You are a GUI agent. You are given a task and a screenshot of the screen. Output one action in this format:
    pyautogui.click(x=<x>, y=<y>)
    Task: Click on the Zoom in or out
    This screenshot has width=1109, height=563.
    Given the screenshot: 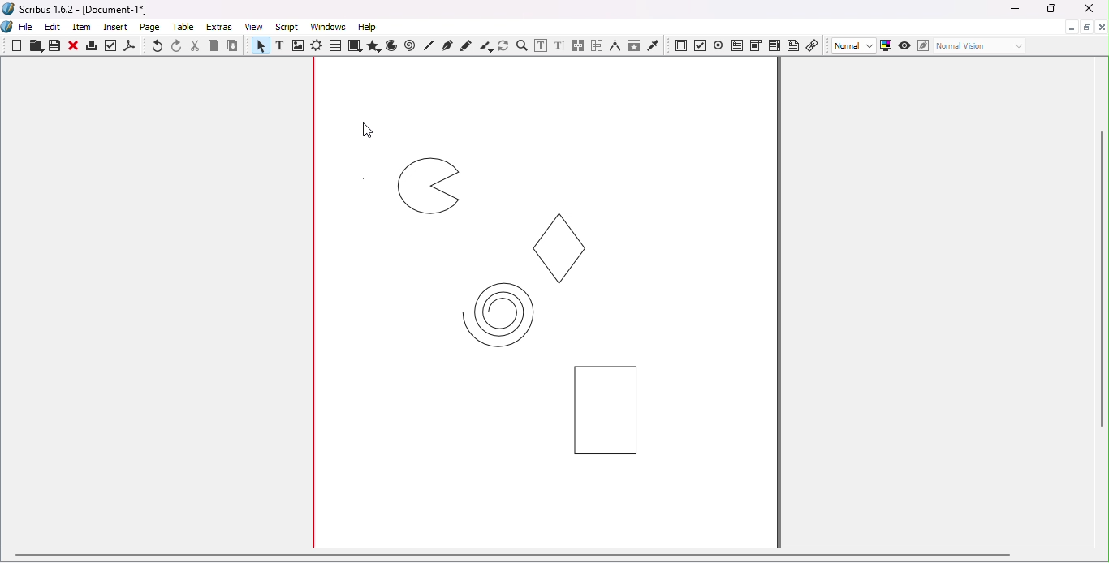 What is the action you would take?
    pyautogui.click(x=521, y=45)
    